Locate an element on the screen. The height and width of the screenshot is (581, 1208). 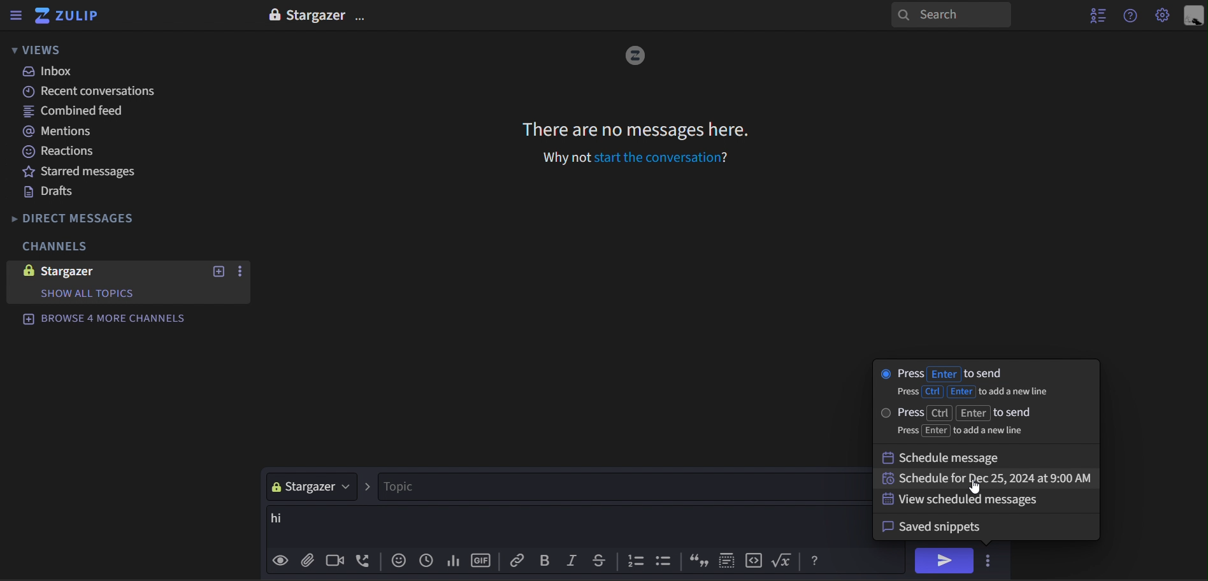
options is located at coordinates (362, 15).